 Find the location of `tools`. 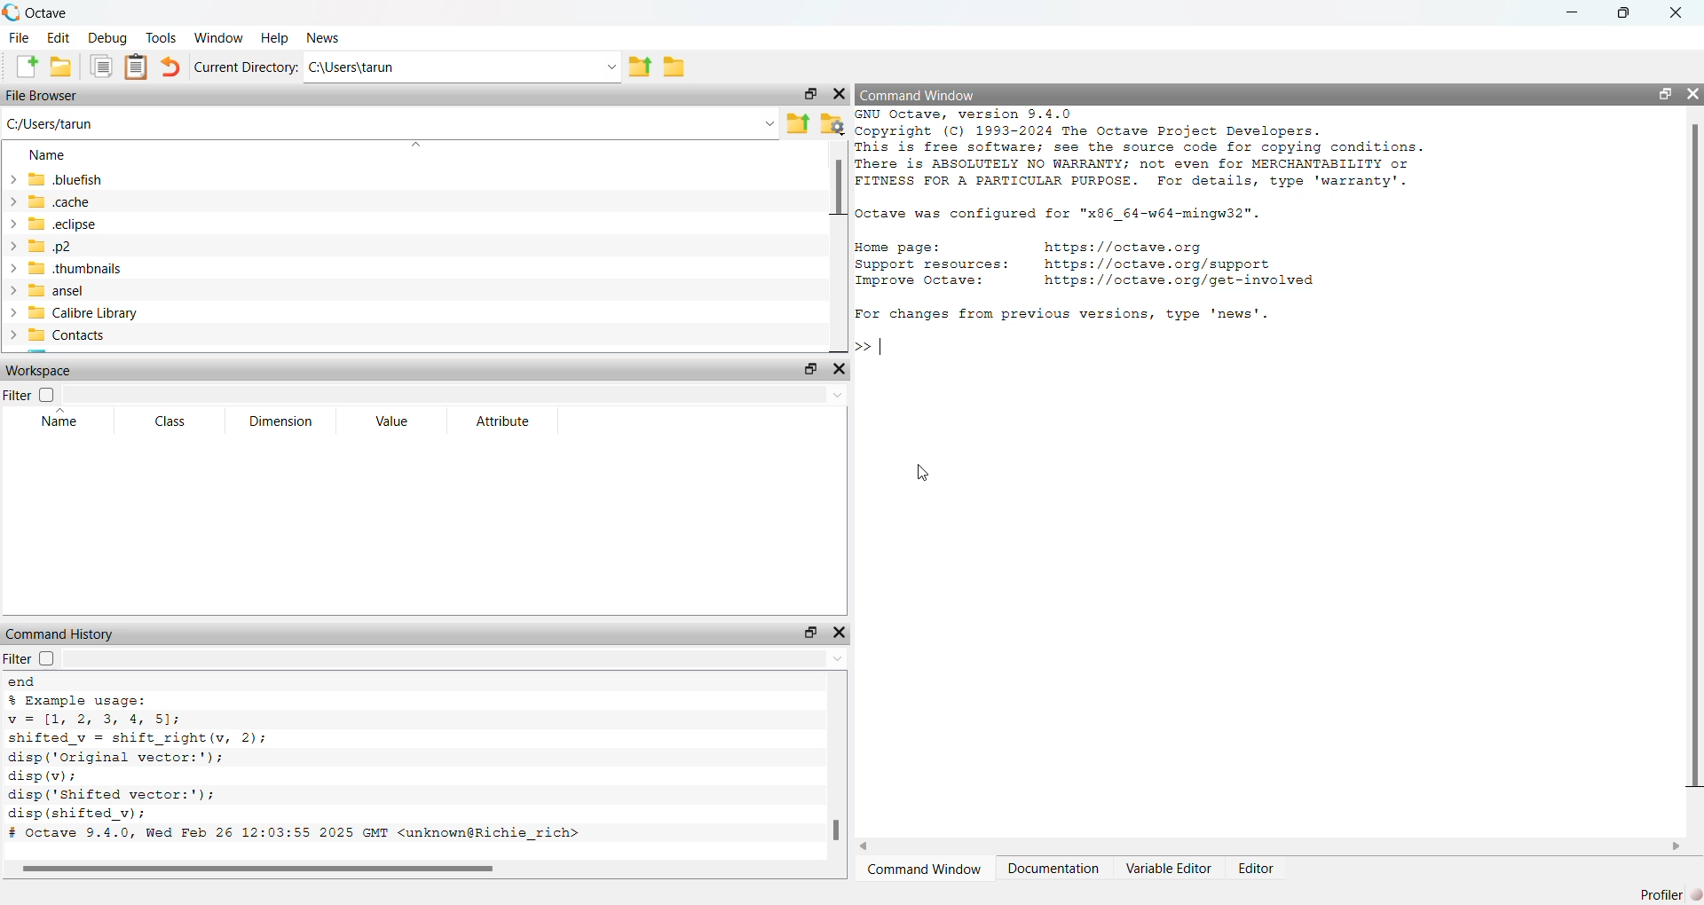

tools is located at coordinates (160, 38).